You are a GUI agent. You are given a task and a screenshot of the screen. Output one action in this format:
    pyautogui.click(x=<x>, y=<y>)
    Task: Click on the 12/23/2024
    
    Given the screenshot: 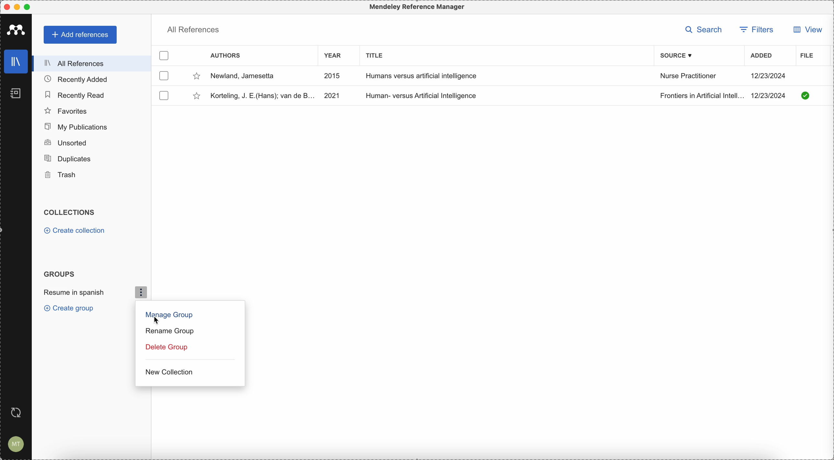 What is the action you would take?
    pyautogui.click(x=771, y=95)
    